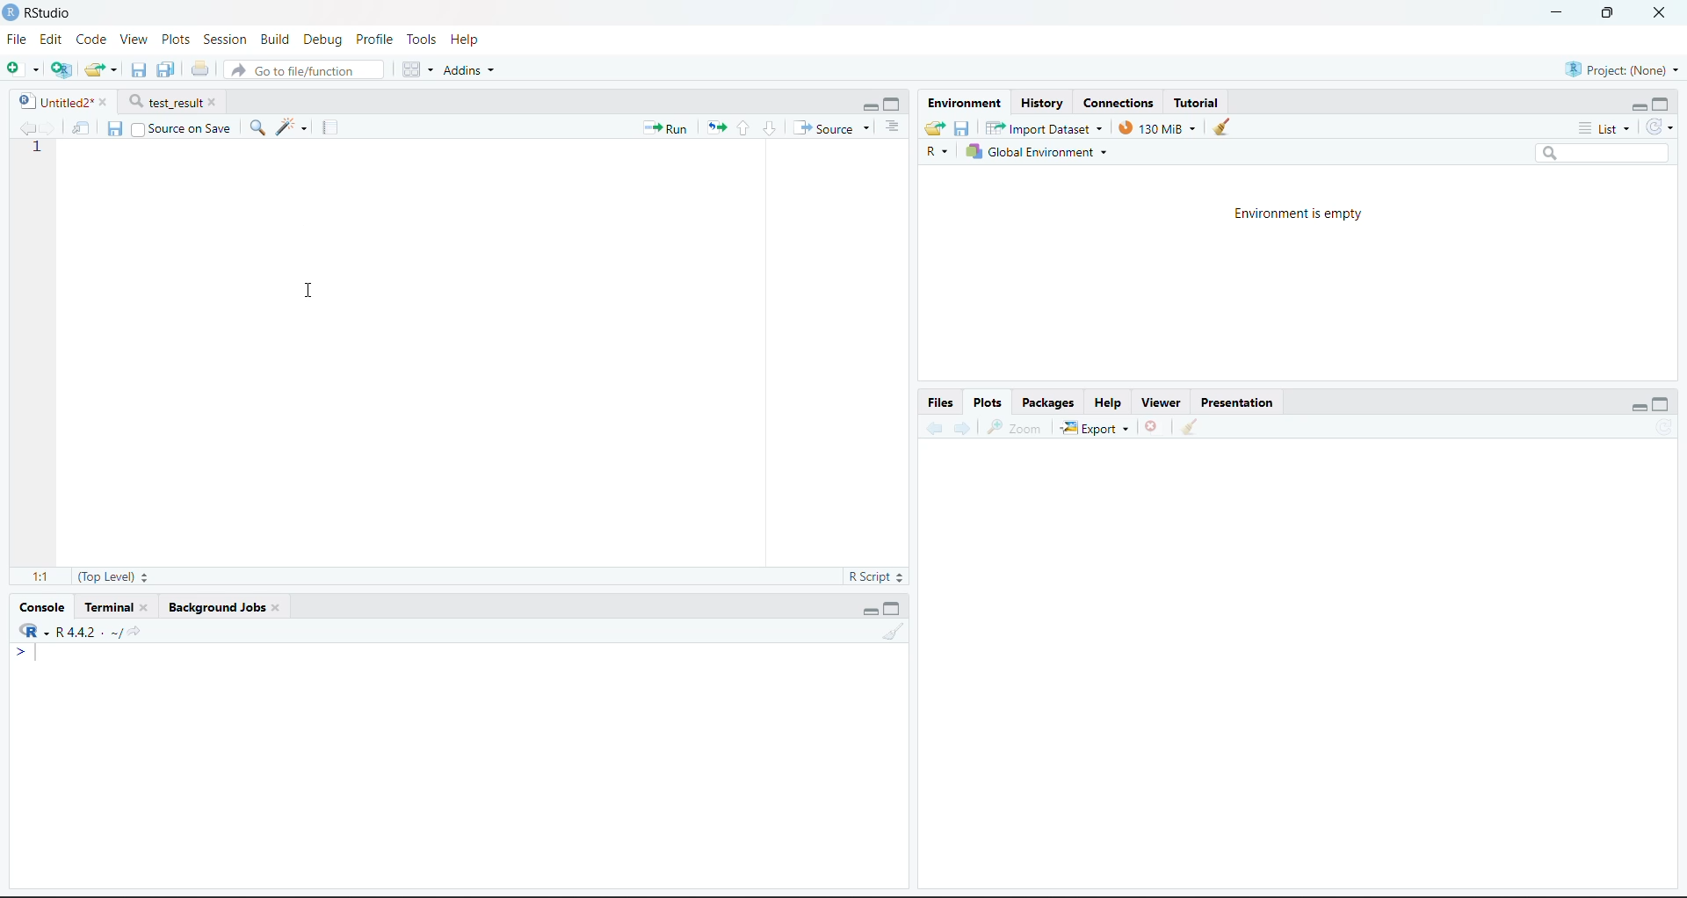  I want to click on Plots, so click(988, 402).